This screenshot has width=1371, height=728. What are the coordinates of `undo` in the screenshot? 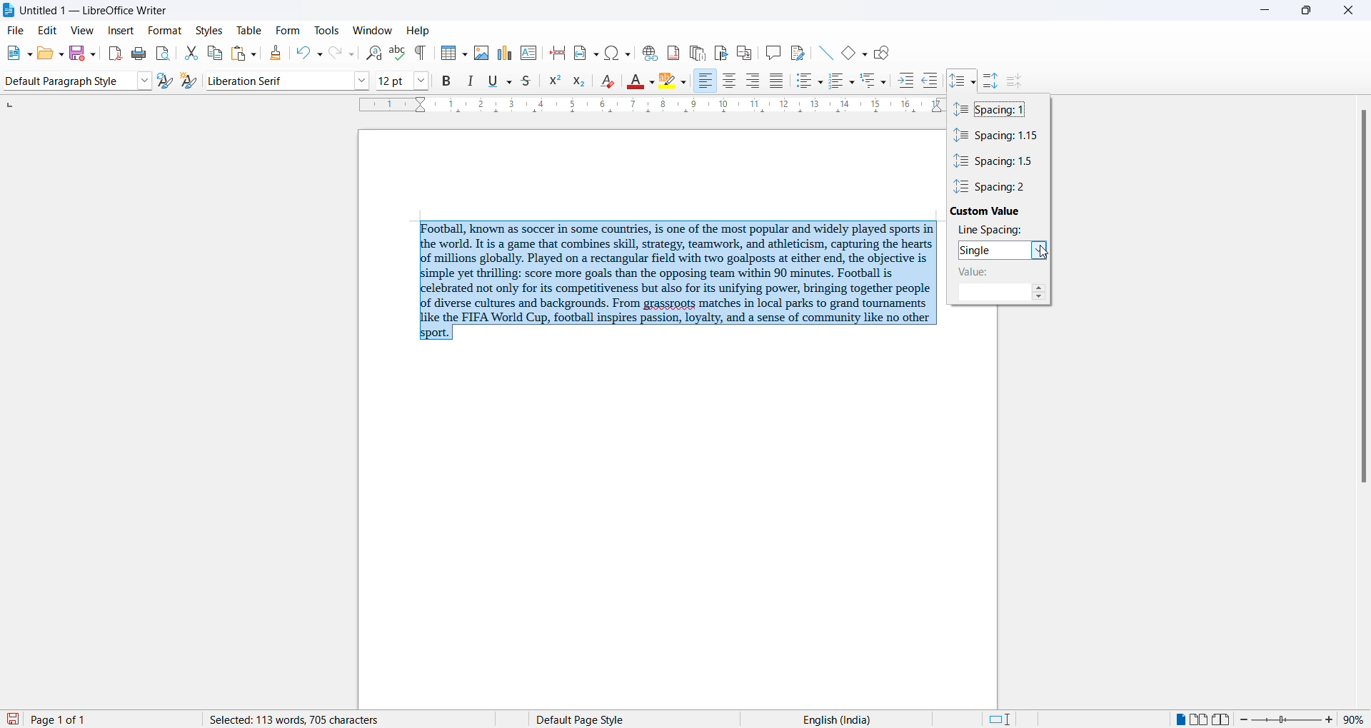 It's located at (309, 53).